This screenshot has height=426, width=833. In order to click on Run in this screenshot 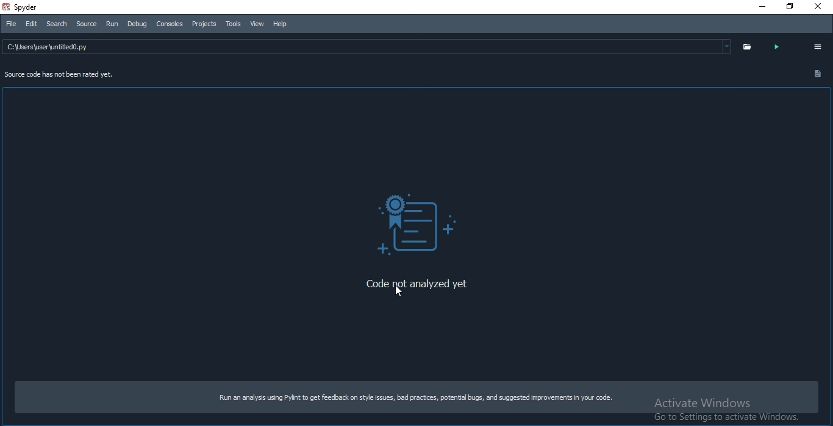, I will do `click(113, 24)`.